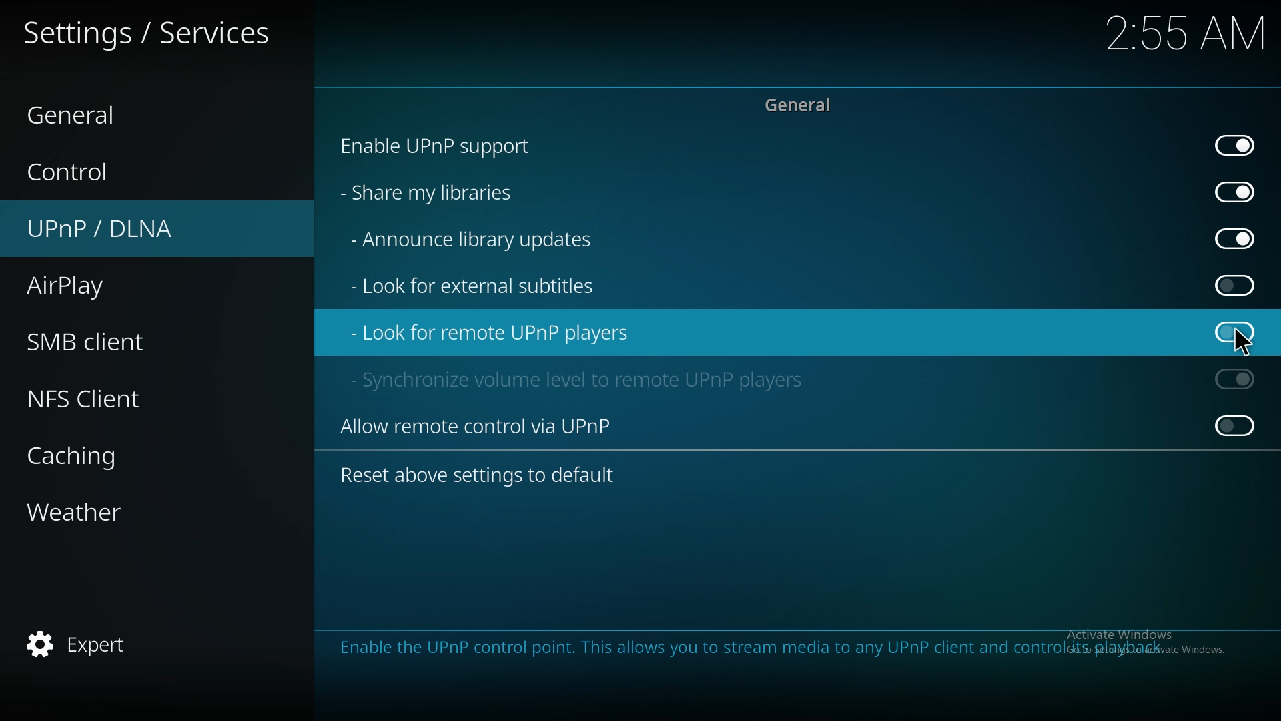  What do you see at coordinates (92, 111) in the screenshot?
I see `general` at bounding box center [92, 111].